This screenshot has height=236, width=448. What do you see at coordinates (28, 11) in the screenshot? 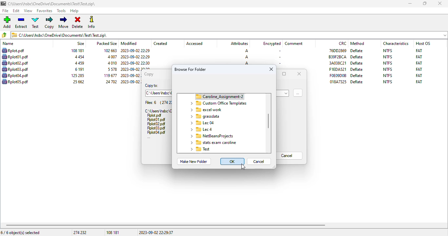
I see `view` at bounding box center [28, 11].